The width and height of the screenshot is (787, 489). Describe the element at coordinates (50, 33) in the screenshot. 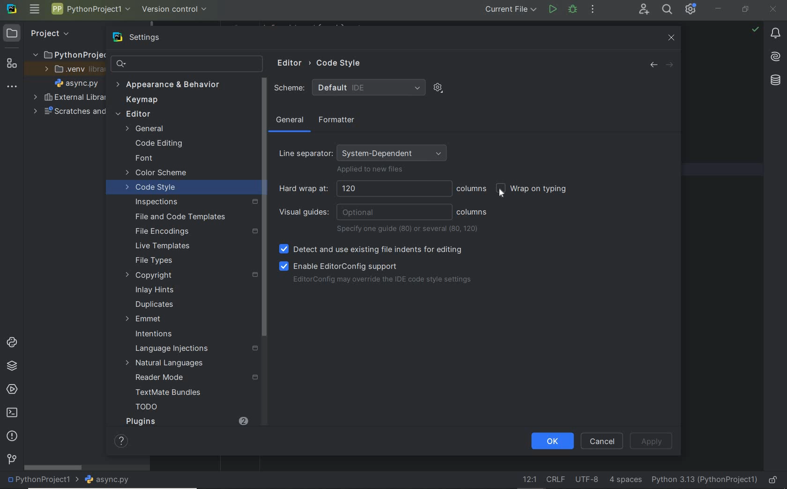

I see `Project` at that location.